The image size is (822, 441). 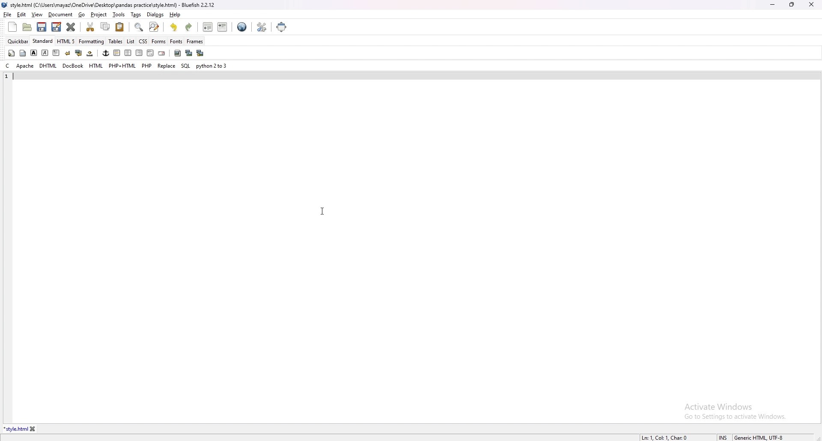 What do you see at coordinates (116, 53) in the screenshot?
I see `left indent` at bounding box center [116, 53].